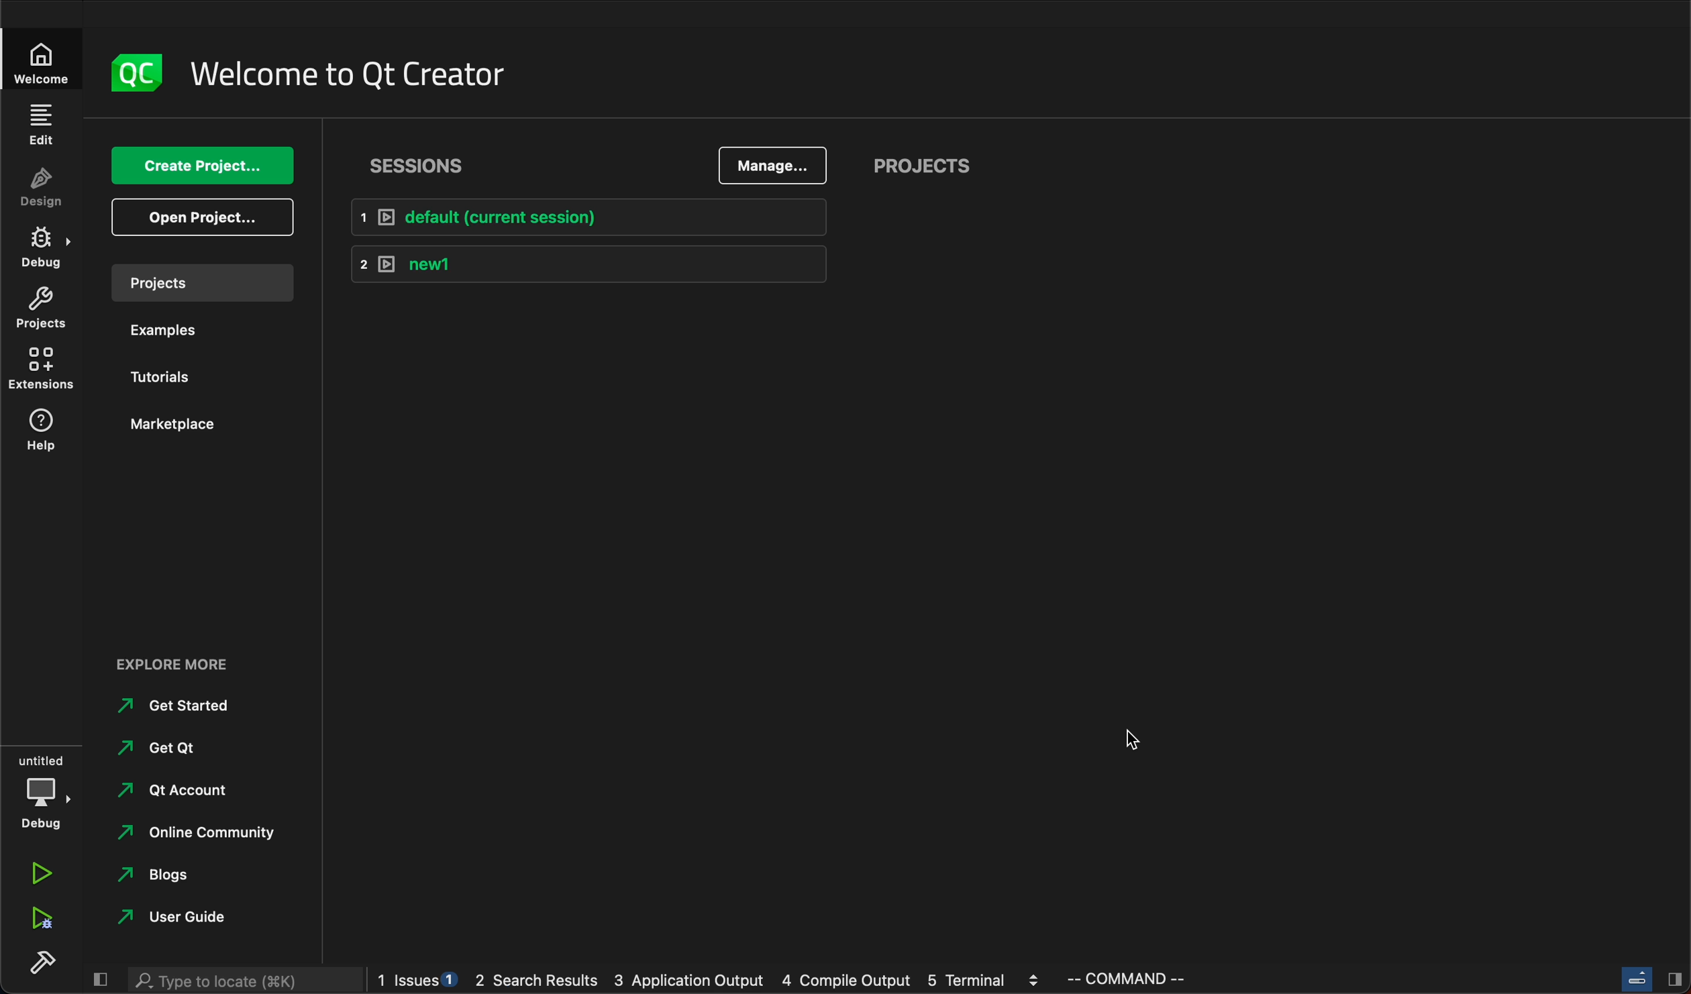 Image resolution: width=1691 pixels, height=994 pixels. Describe the element at coordinates (352, 74) in the screenshot. I see `welcome` at that location.